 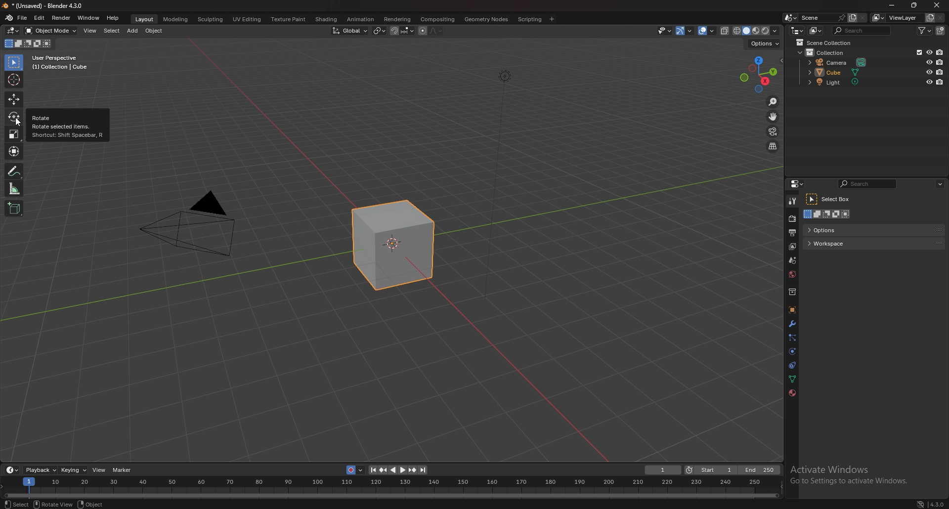 I want to click on render, so click(x=793, y=218).